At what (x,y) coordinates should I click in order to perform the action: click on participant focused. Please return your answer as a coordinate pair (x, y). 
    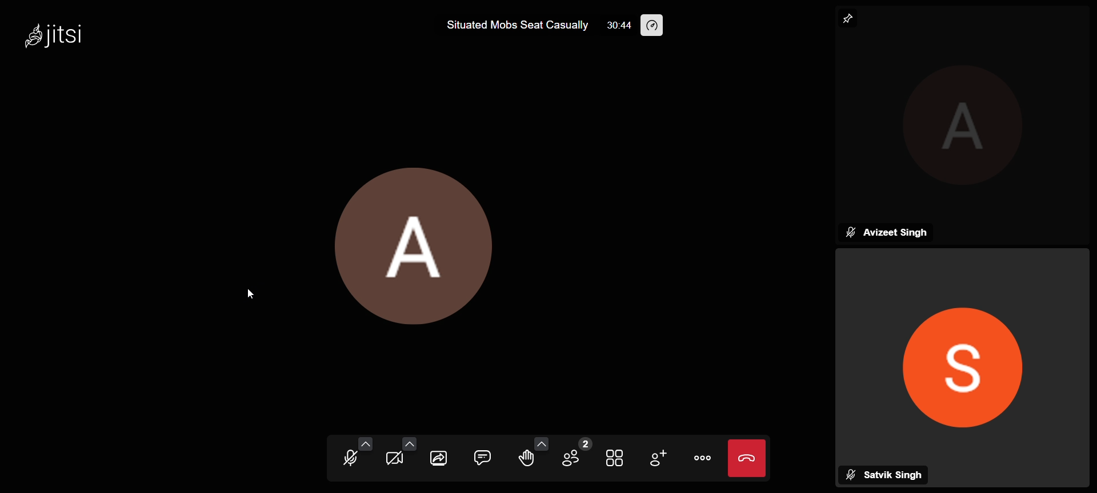
    Looking at the image, I should click on (961, 356).